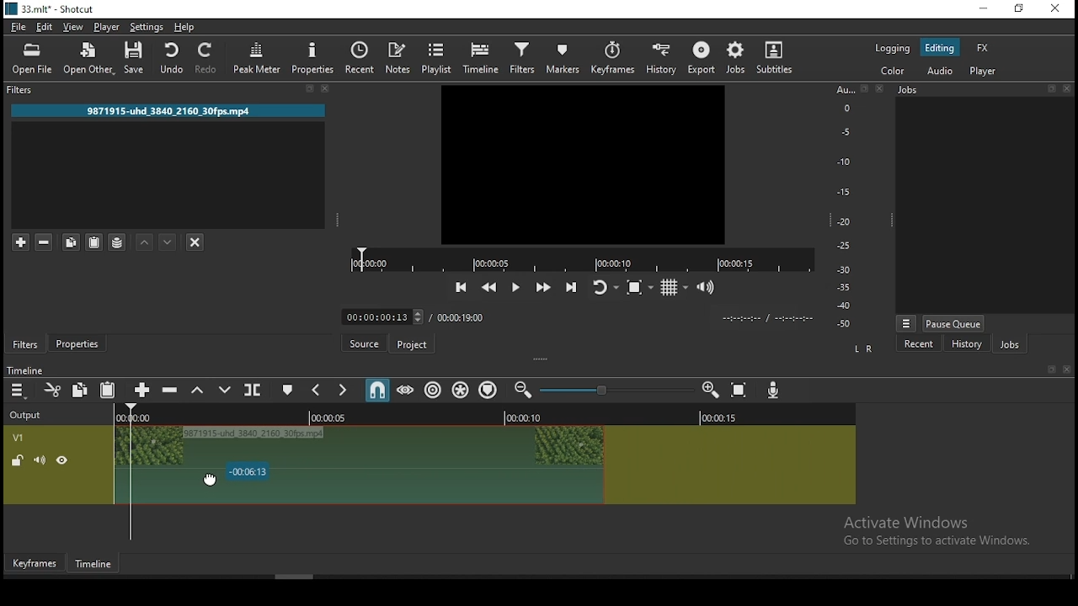 The image size is (1078, 606). I want to click on bookmark, so click(862, 89).